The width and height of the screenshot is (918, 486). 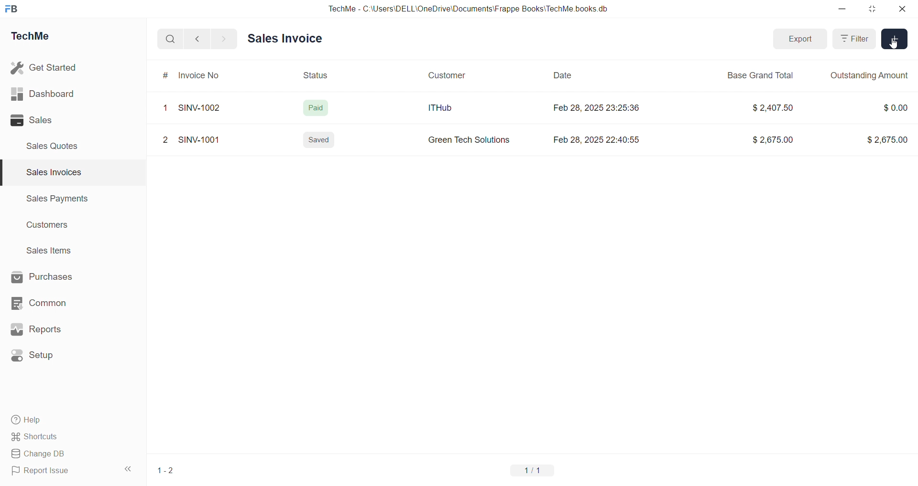 I want to click on Feb 28, 2025 22:40:55, so click(x=601, y=140).